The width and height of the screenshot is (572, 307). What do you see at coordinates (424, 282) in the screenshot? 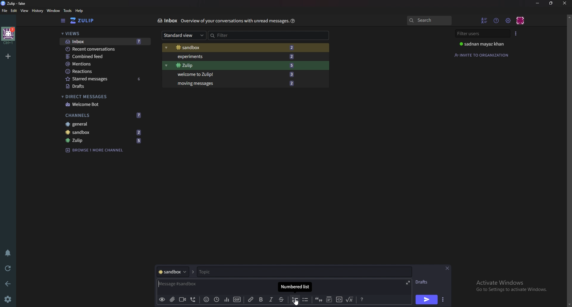
I see `Drafts` at bounding box center [424, 282].